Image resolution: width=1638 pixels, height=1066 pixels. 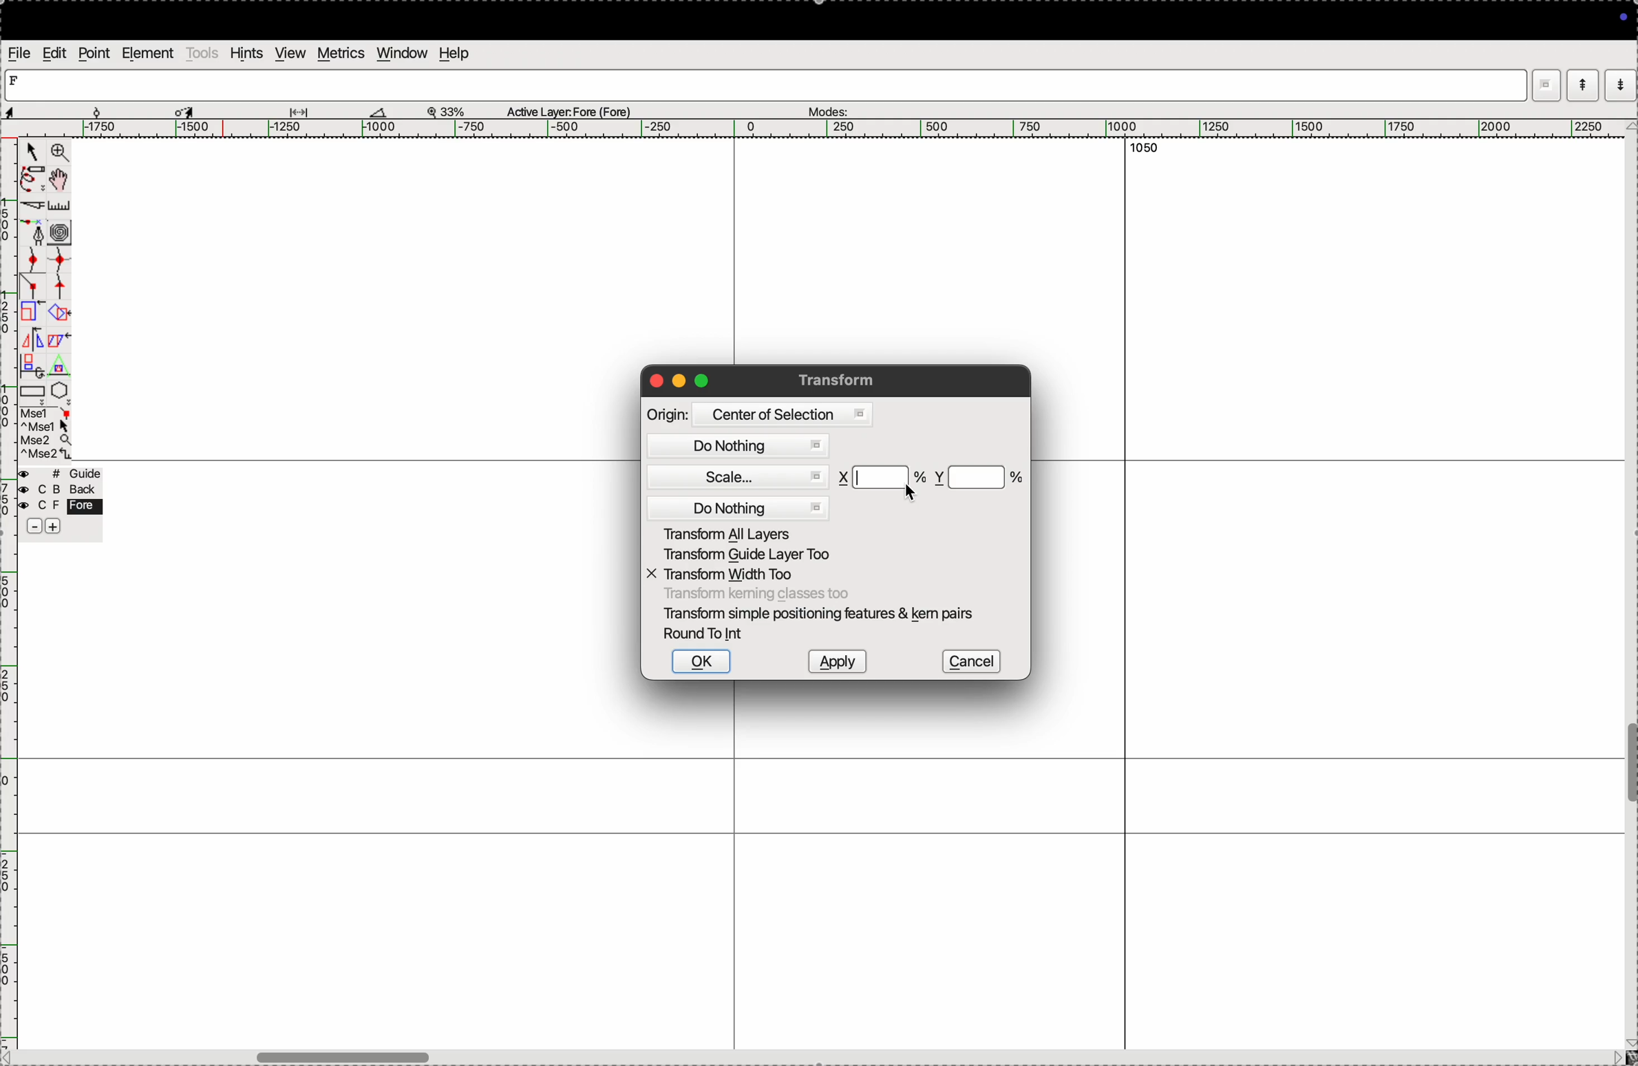 I want to click on scale, so click(x=743, y=478).